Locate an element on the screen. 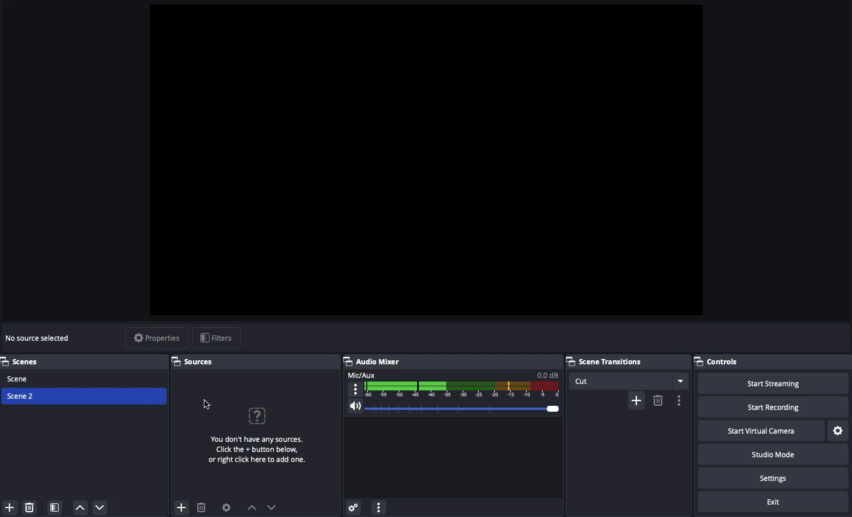 This screenshot has width=852, height=517. Volume is located at coordinates (454, 406).